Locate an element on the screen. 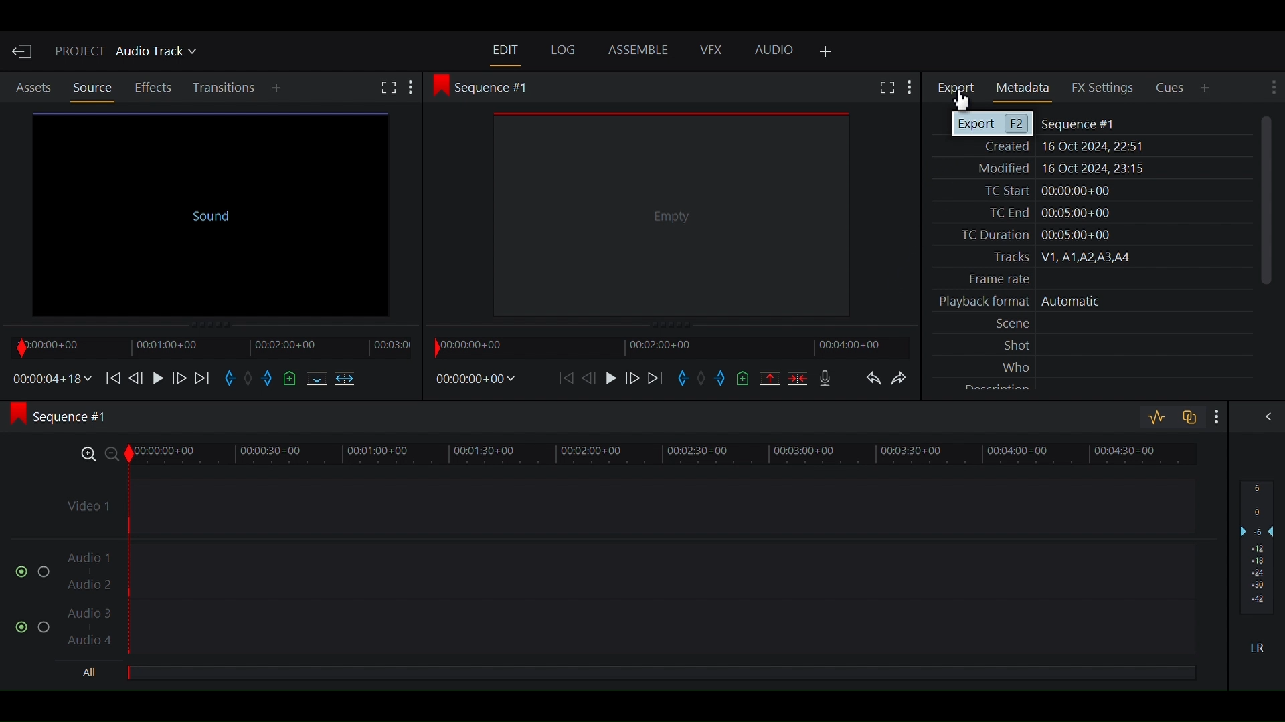  Add a cue is located at coordinates (291, 379).